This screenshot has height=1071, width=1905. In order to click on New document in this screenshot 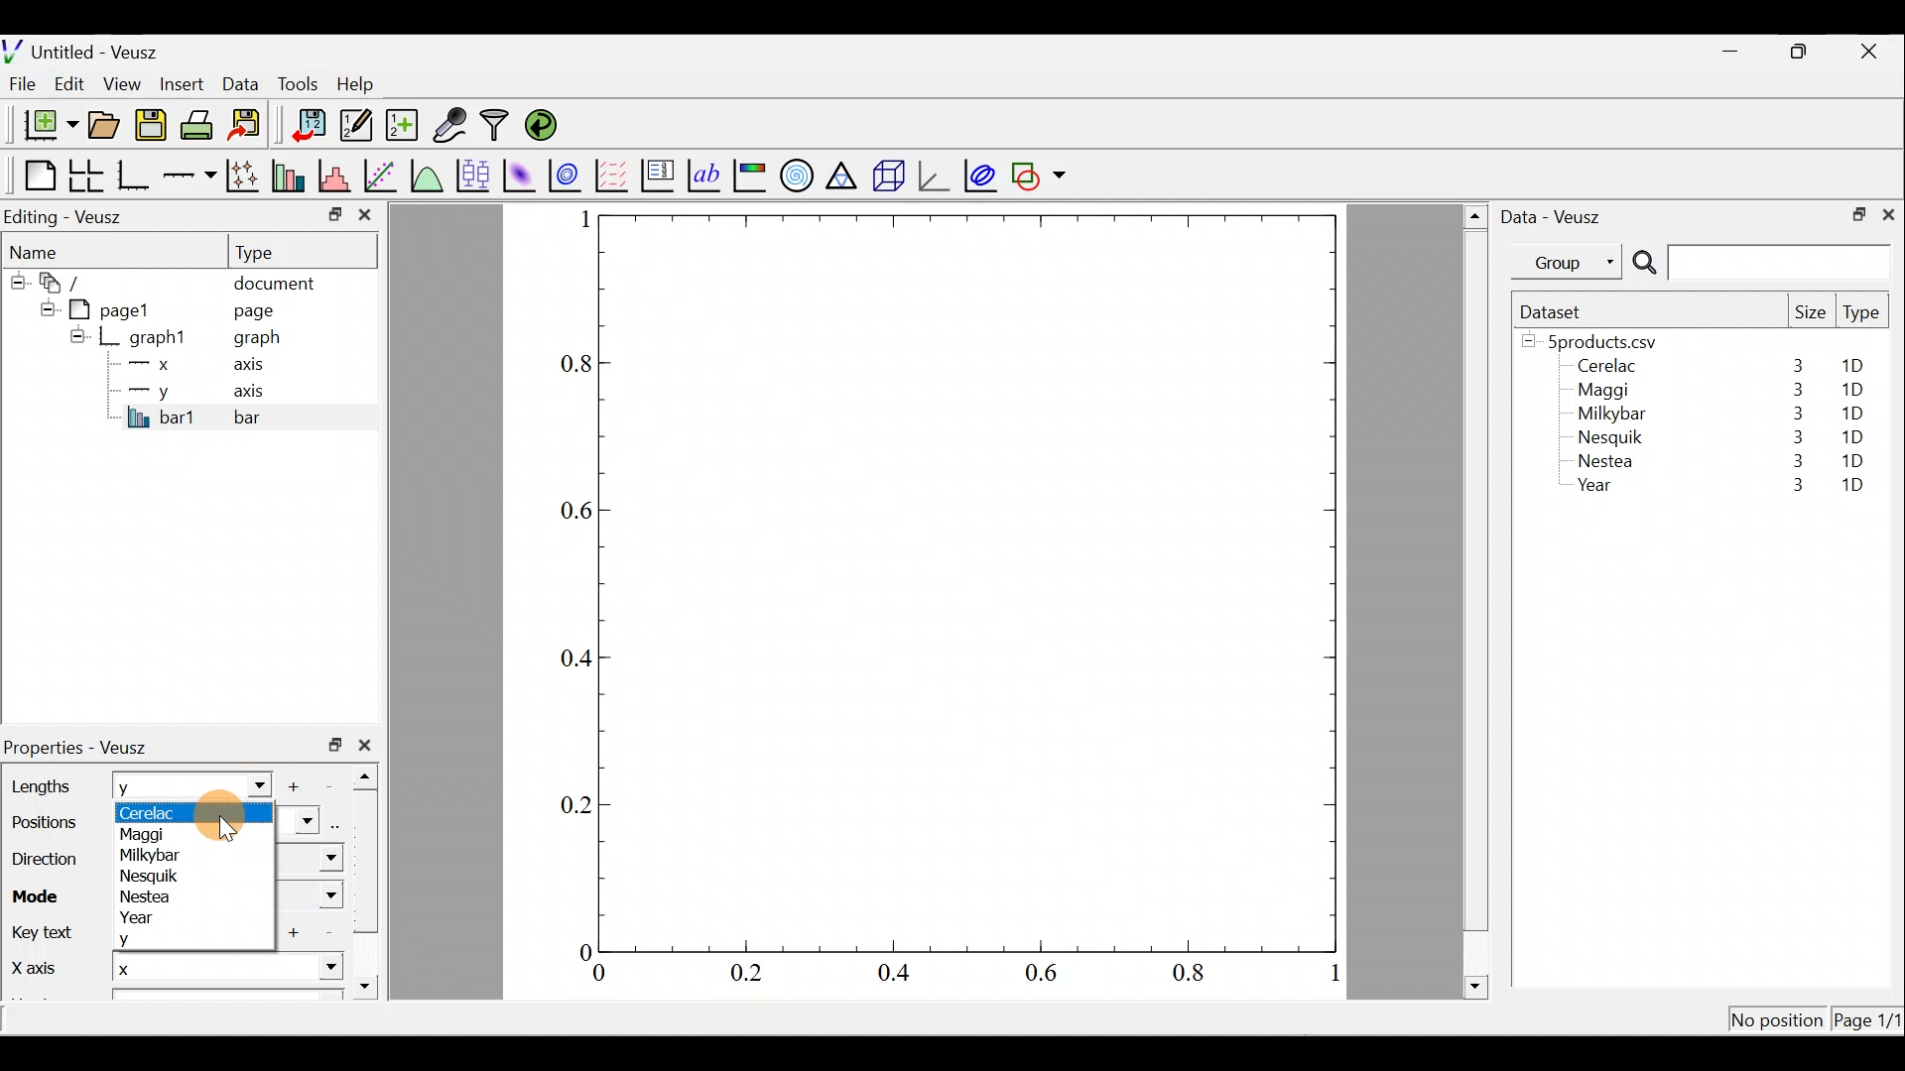, I will do `click(43, 125)`.